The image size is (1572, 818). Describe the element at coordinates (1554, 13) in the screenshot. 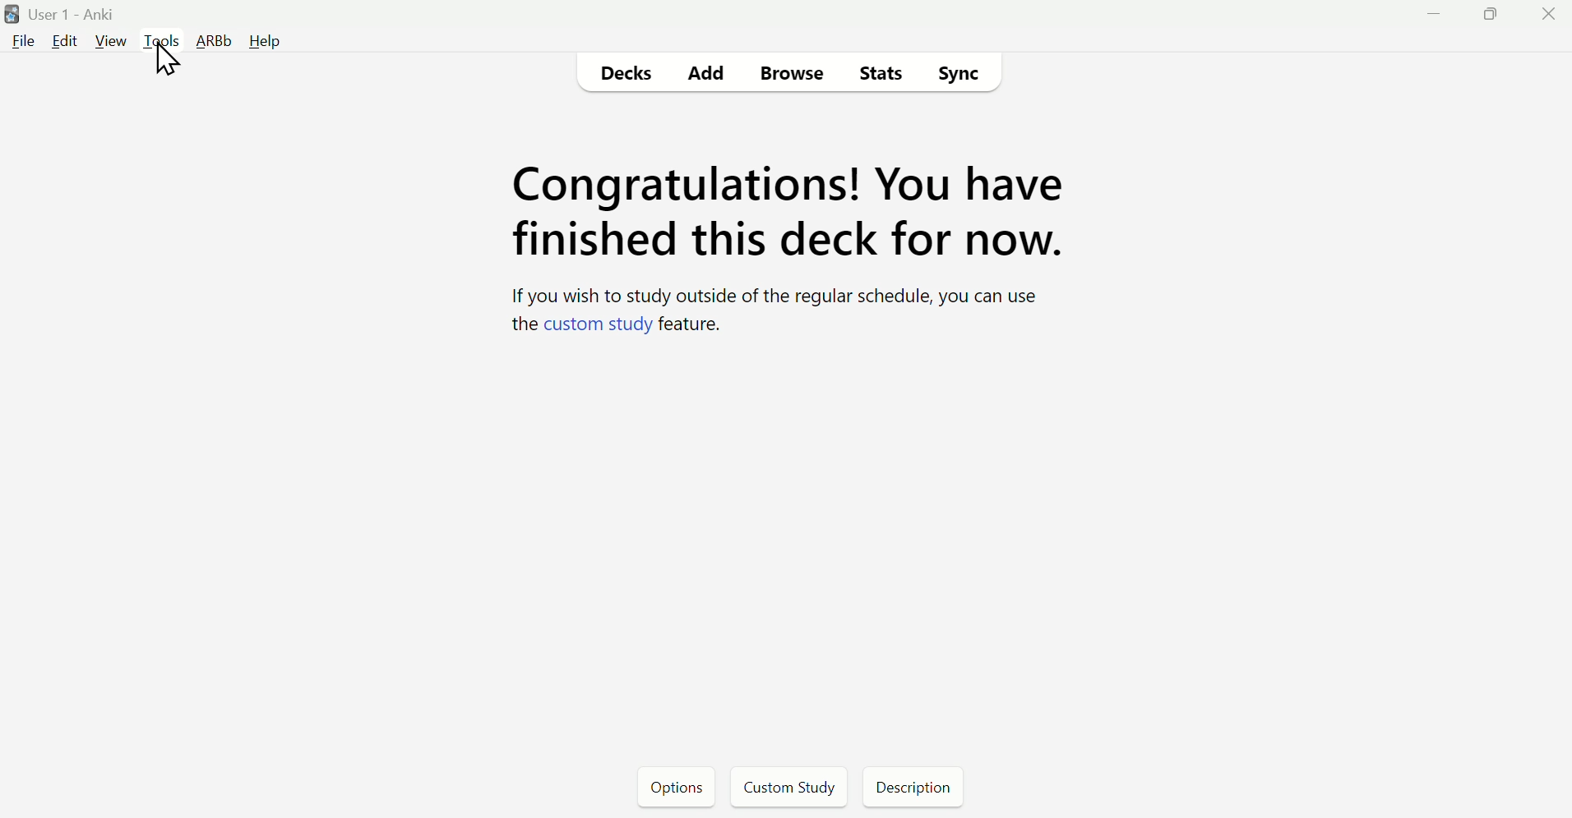

I see `Close` at that location.